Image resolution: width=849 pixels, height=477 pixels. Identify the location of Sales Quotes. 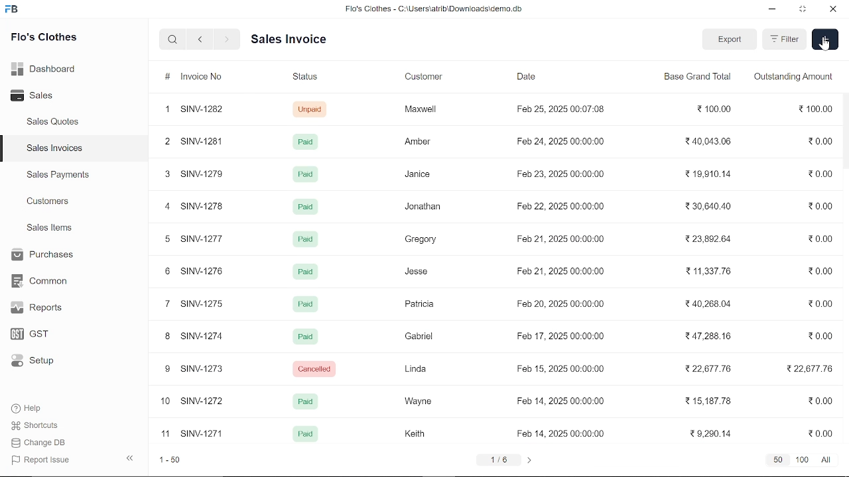
(54, 123).